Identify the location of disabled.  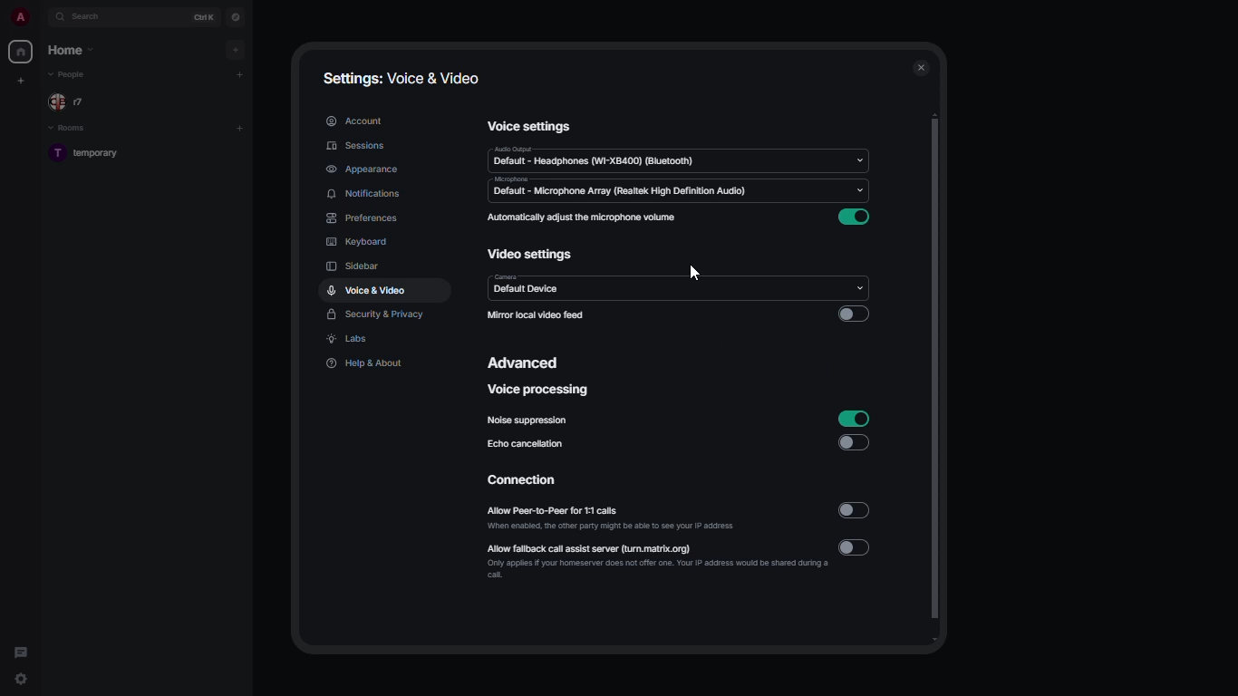
(853, 441).